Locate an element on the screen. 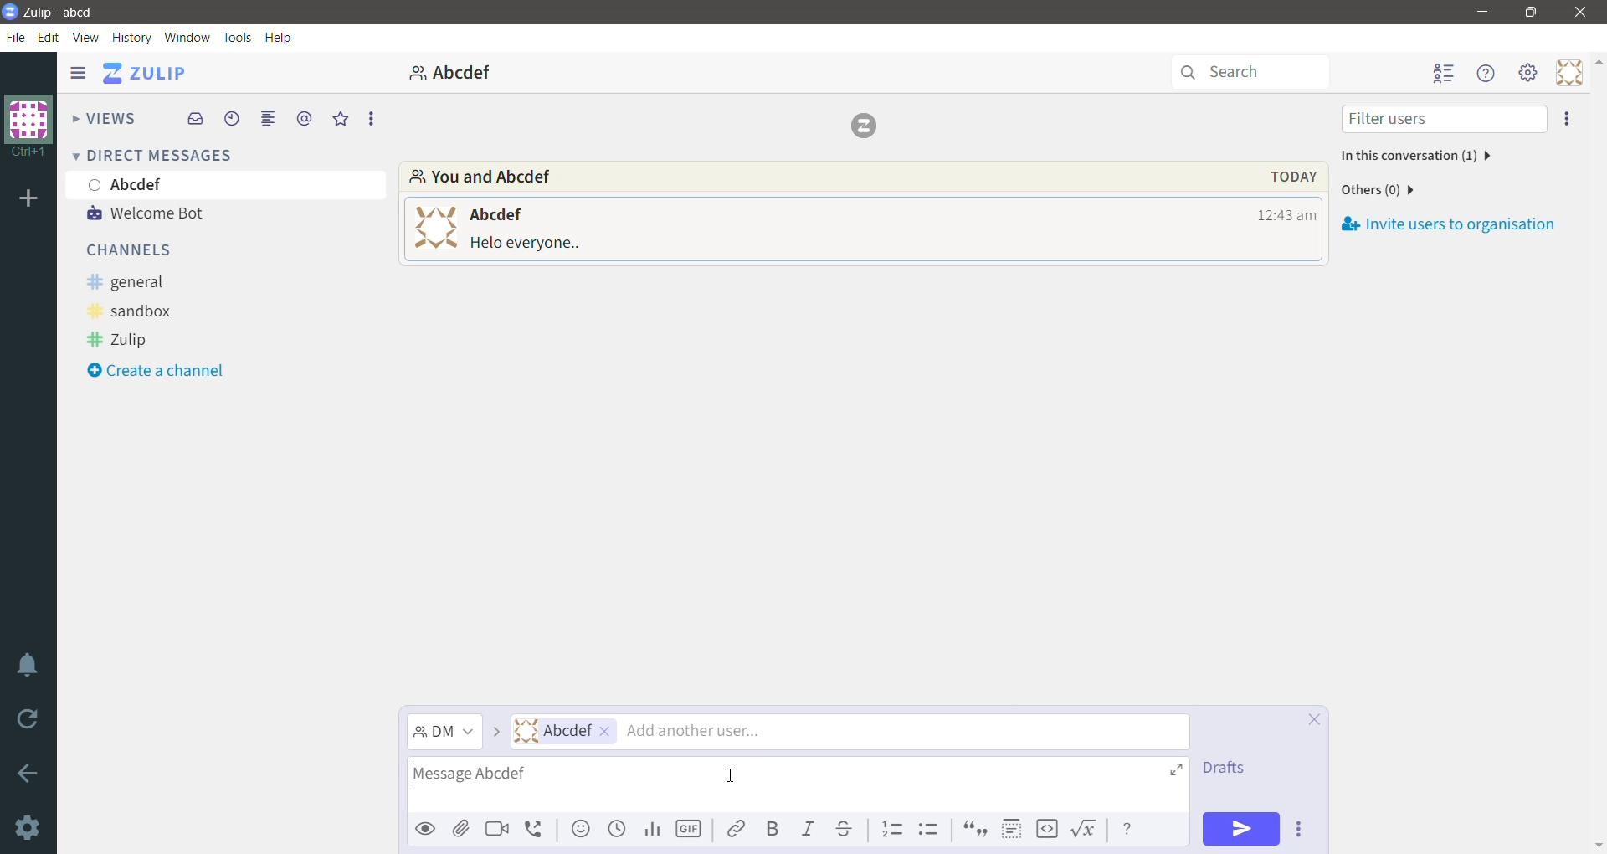 The height and width of the screenshot is (854, 1607). Filter users is located at coordinates (1442, 119).